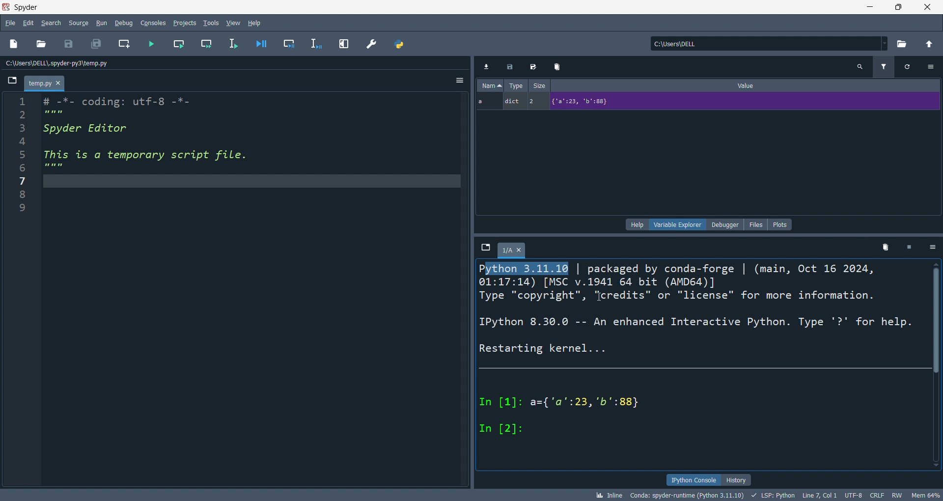 The width and height of the screenshot is (943, 501). I want to click on temp.py tab, so click(45, 83).